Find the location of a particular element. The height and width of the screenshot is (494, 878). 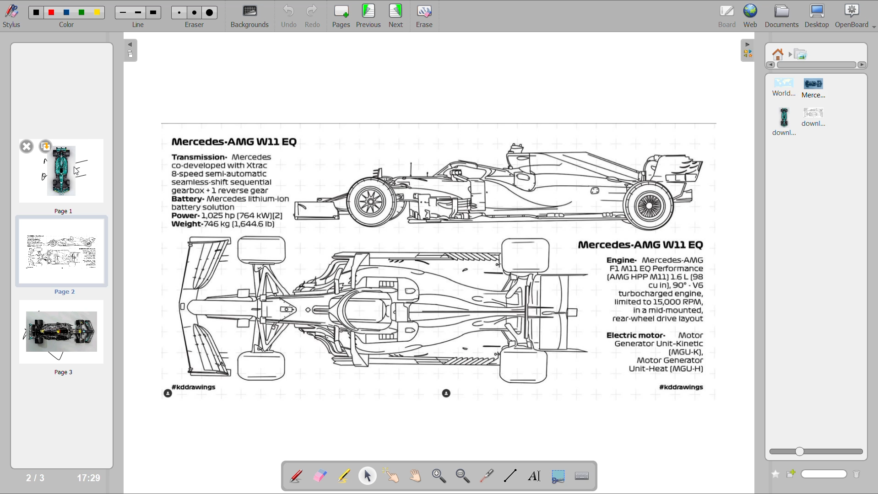

image 4 is located at coordinates (815, 118).